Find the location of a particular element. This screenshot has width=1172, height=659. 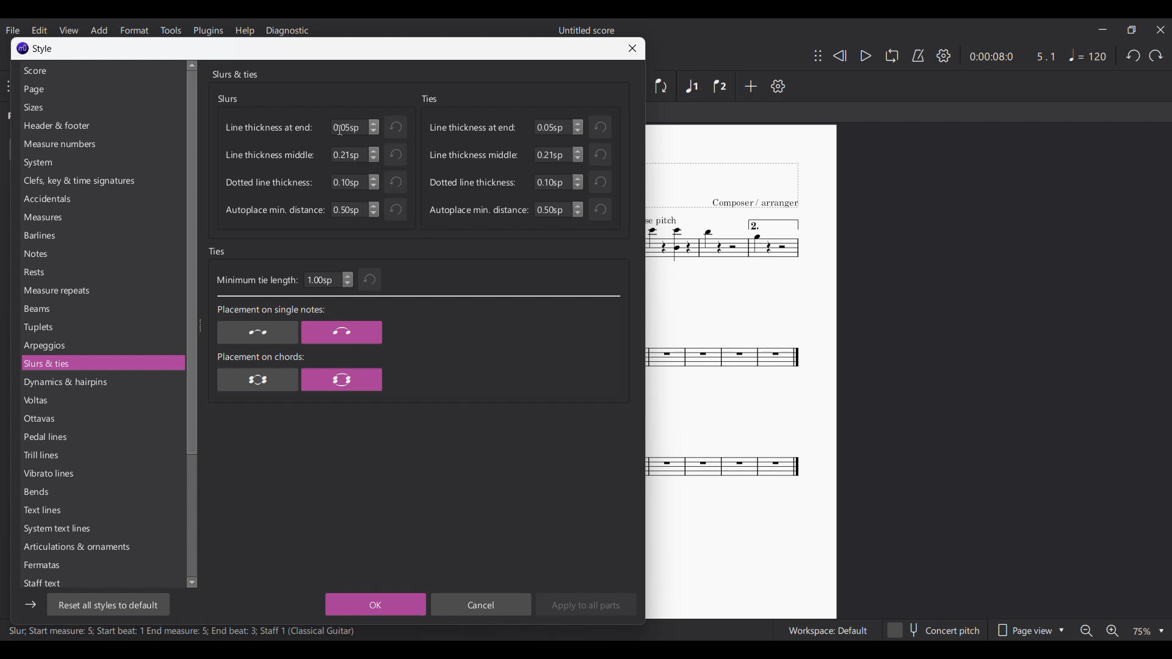

Loop playback is located at coordinates (892, 56).